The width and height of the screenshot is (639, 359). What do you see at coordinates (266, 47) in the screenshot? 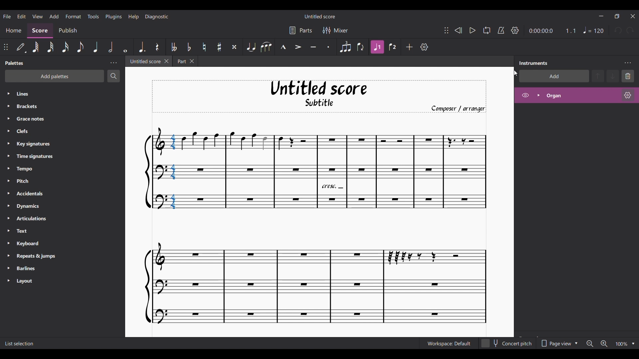
I see `Slur` at bounding box center [266, 47].